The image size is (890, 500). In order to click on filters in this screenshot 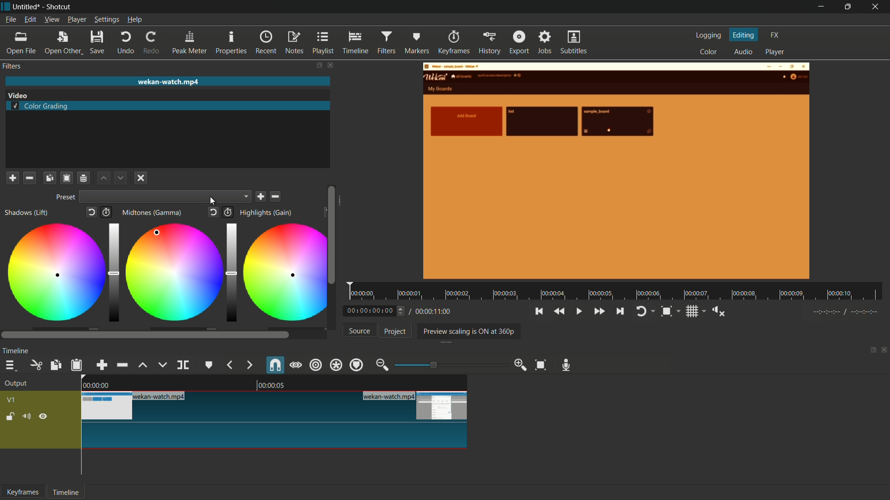, I will do `click(12, 66)`.